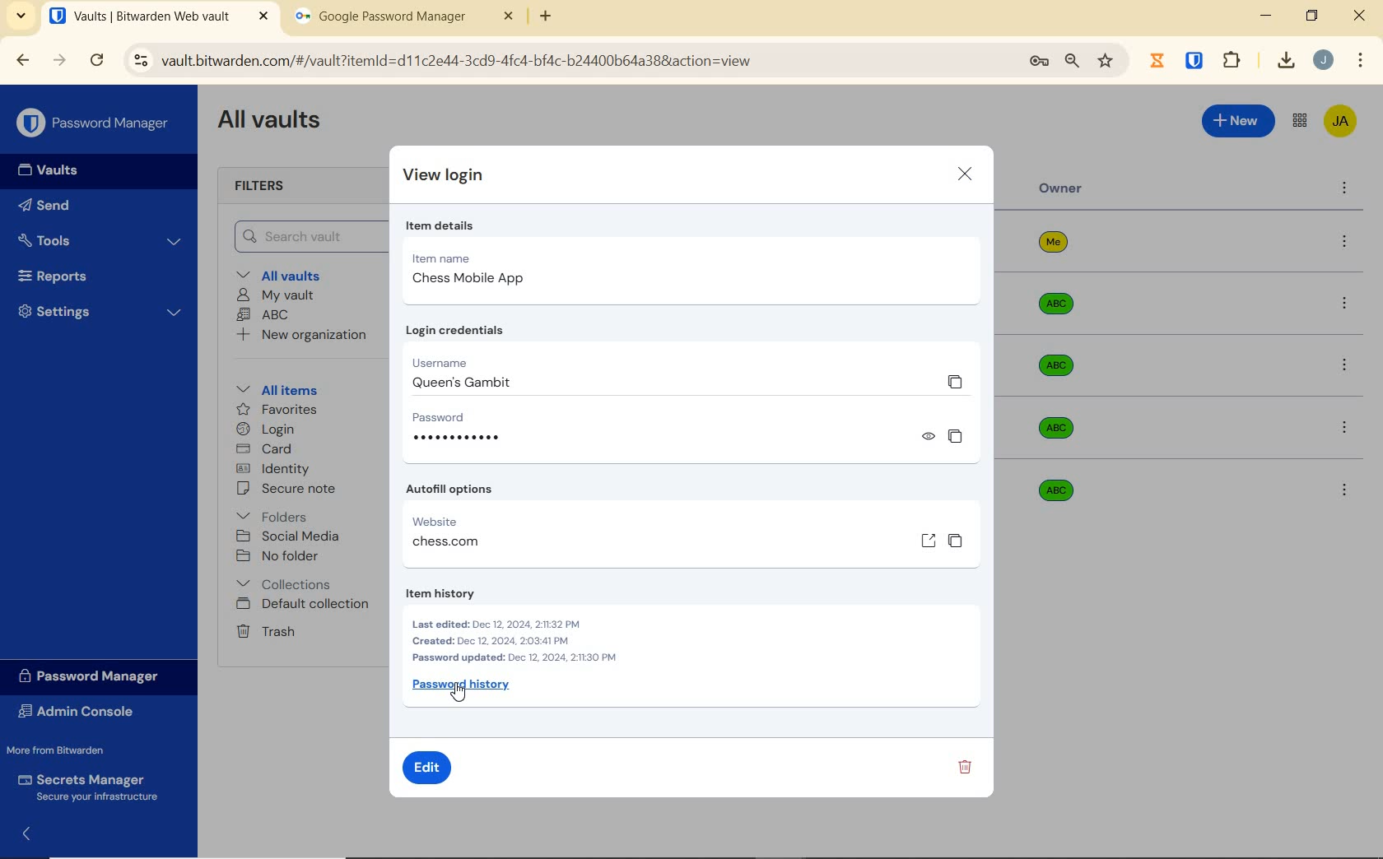 Image resolution: width=1383 pixels, height=859 pixels. Describe the element at coordinates (1348, 430) in the screenshot. I see `more options` at that location.